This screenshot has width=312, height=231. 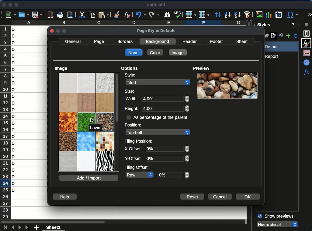 What do you see at coordinates (158, 133) in the screenshot?
I see `top left` at bounding box center [158, 133].